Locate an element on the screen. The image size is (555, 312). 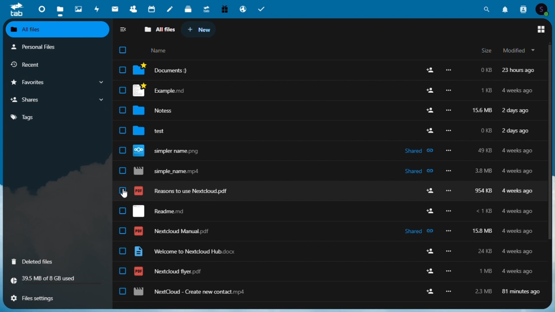
49 kb is located at coordinates (484, 150).